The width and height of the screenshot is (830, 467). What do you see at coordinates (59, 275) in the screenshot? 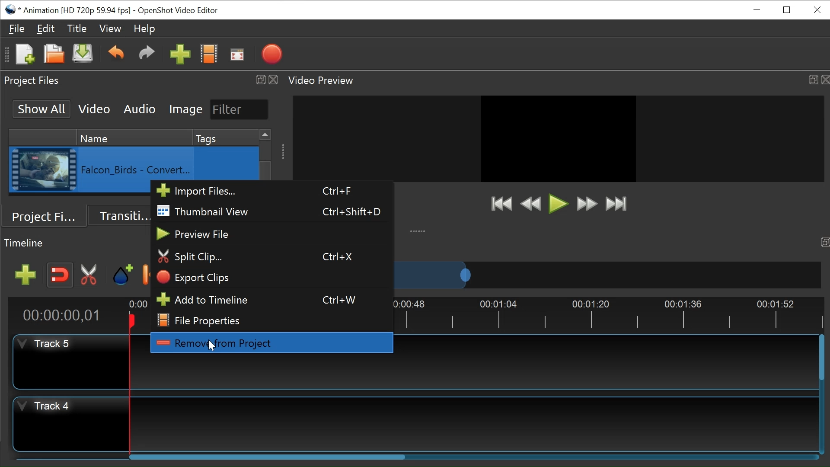
I see `Snap` at bounding box center [59, 275].